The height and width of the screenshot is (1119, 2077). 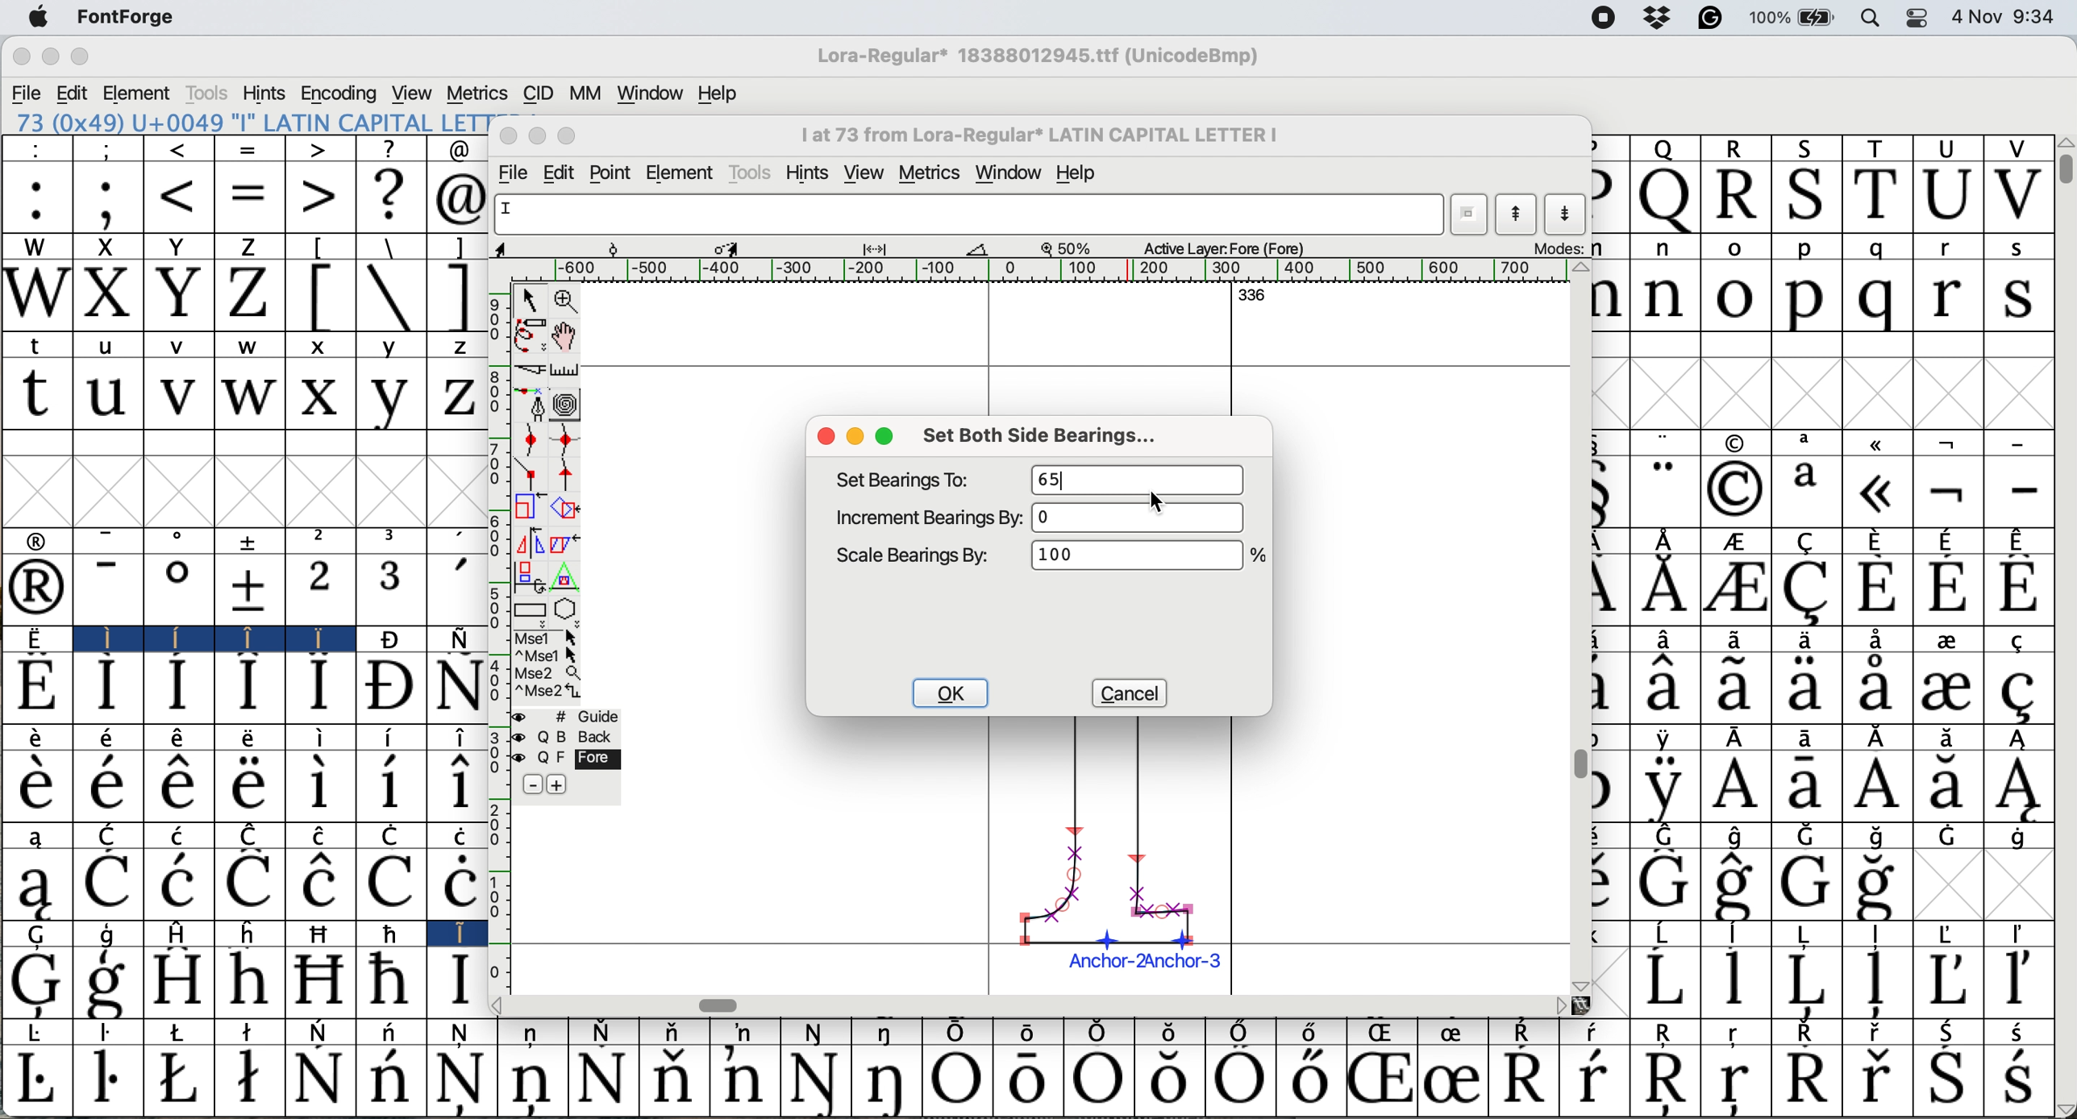 What do you see at coordinates (1527, 1032) in the screenshot?
I see `Symbol` at bounding box center [1527, 1032].